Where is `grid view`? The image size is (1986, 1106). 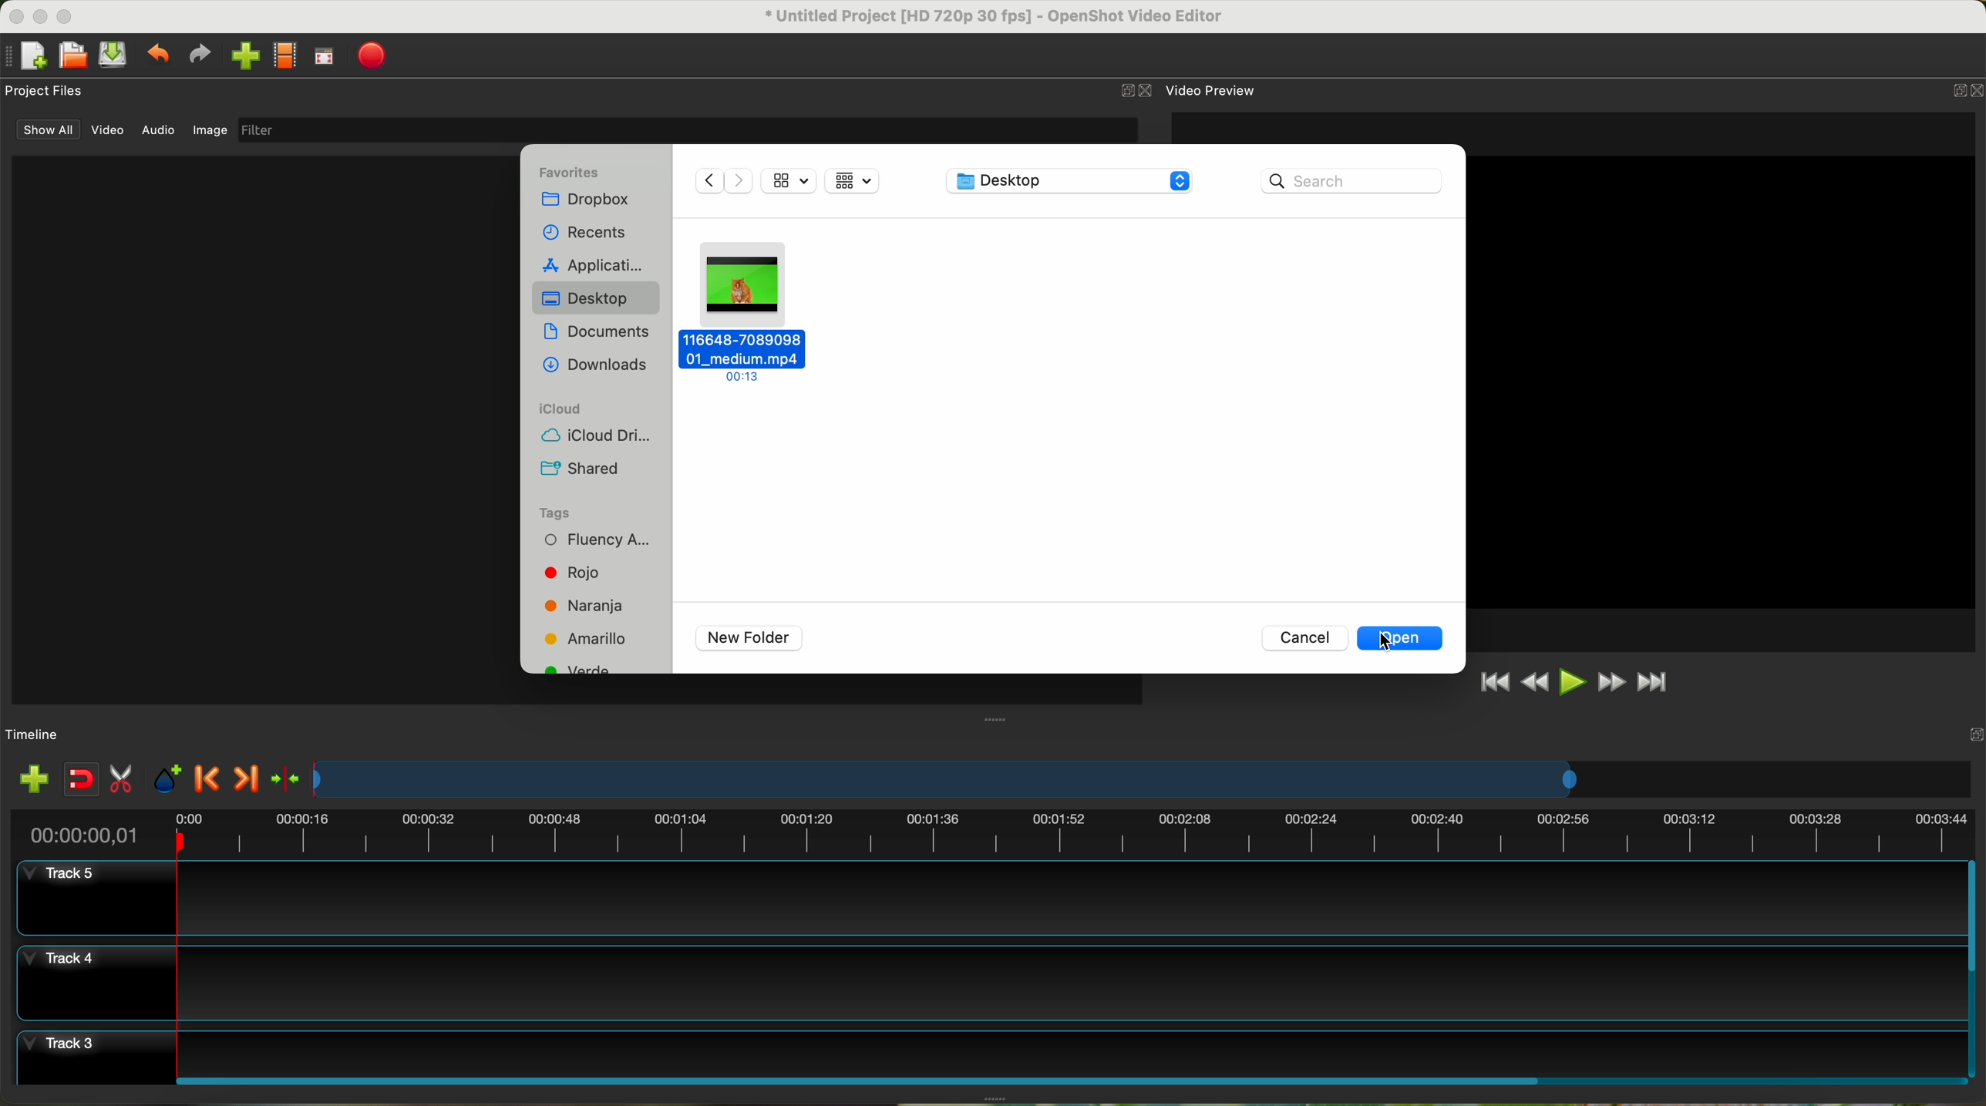 grid view is located at coordinates (855, 183).